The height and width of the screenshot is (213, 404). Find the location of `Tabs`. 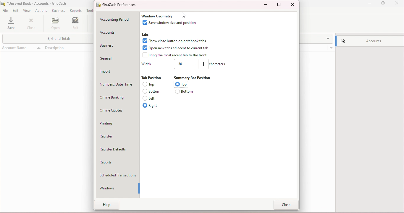

Tabs is located at coordinates (146, 34).